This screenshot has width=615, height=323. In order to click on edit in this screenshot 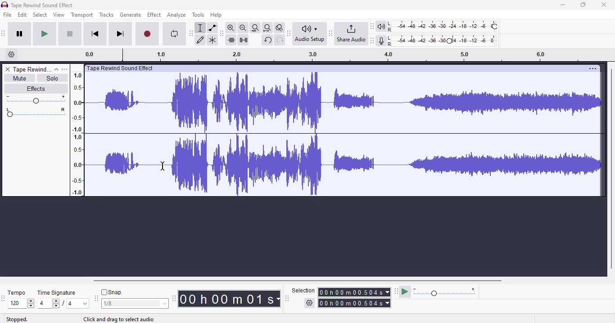, I will do `click(22, 14)`.